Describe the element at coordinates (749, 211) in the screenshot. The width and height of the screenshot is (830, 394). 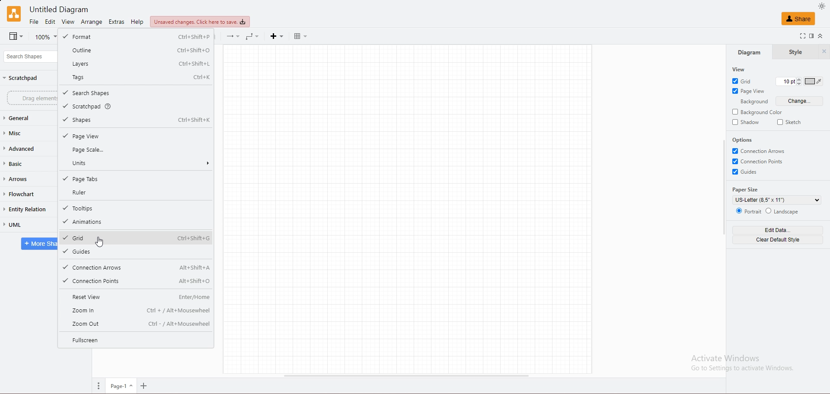
I see `portrait` at that location.